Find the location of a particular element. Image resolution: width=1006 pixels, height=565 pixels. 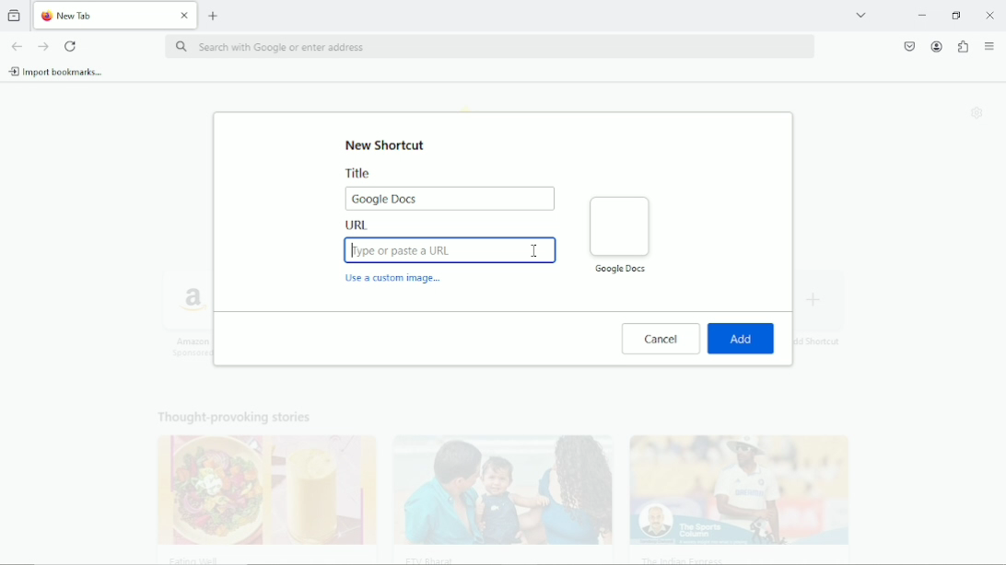

new tab is located at coordinates (214, 15).